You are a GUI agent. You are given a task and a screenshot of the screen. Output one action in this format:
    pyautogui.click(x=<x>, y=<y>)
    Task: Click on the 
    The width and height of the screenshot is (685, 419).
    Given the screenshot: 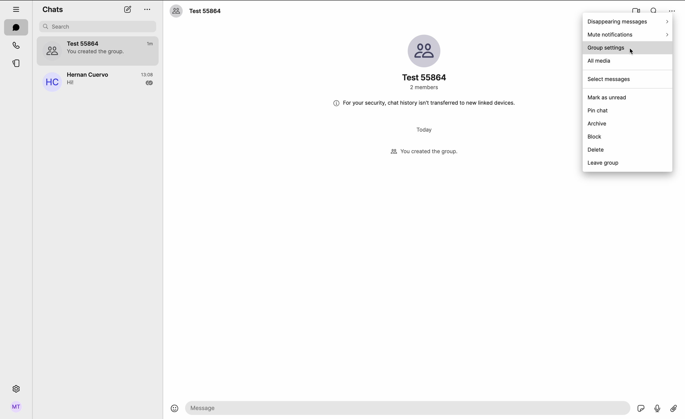 What is the action you would take?
    pyautogui.click(x=603, y=163)
    